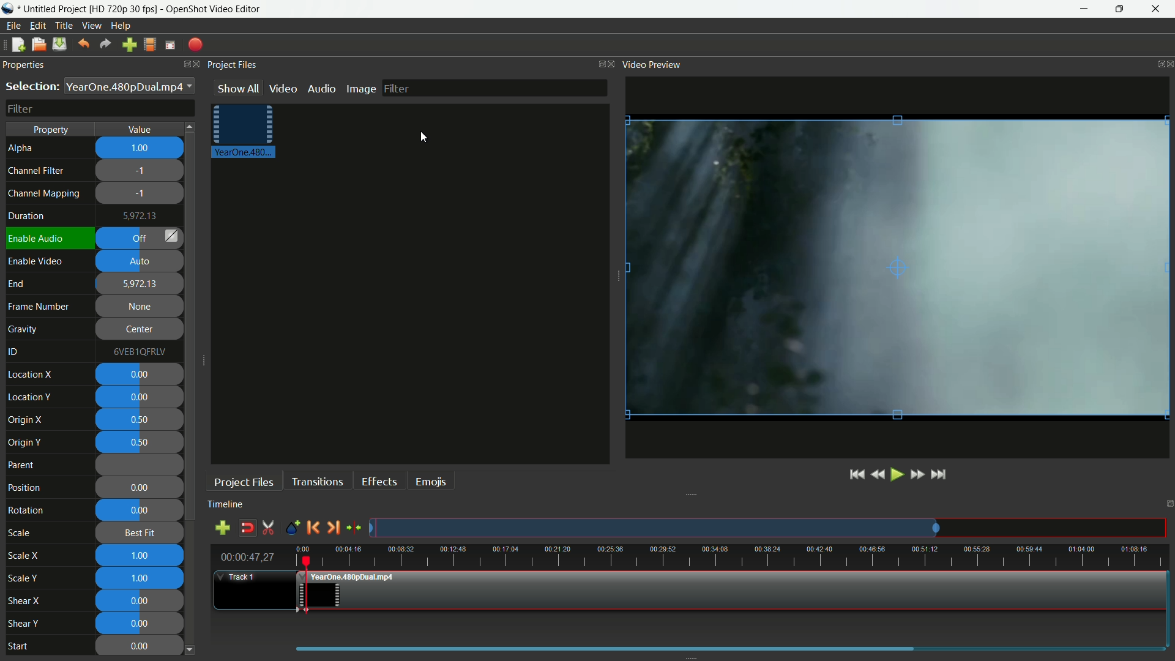  I want to click on Start, so click(27, 648).